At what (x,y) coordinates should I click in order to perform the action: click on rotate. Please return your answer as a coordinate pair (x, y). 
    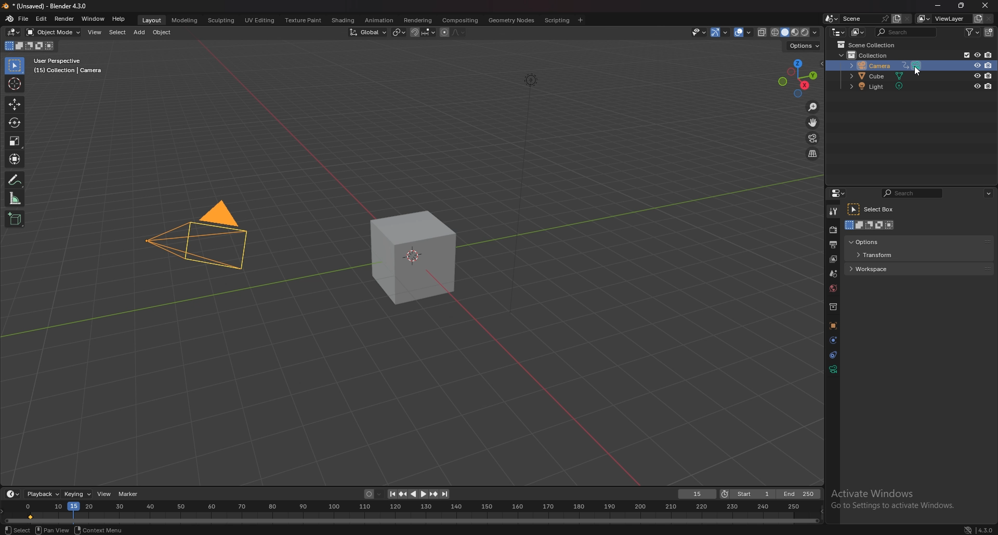
    Looking at the image, I should click on (14, 123).